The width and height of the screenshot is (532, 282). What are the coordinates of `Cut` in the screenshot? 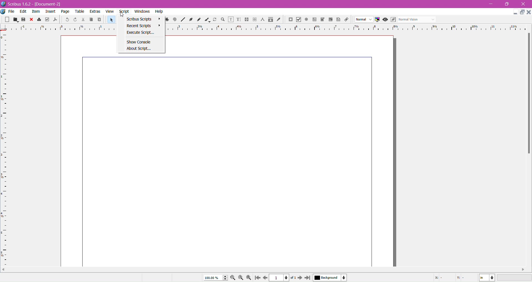 It's located at (83, 20).